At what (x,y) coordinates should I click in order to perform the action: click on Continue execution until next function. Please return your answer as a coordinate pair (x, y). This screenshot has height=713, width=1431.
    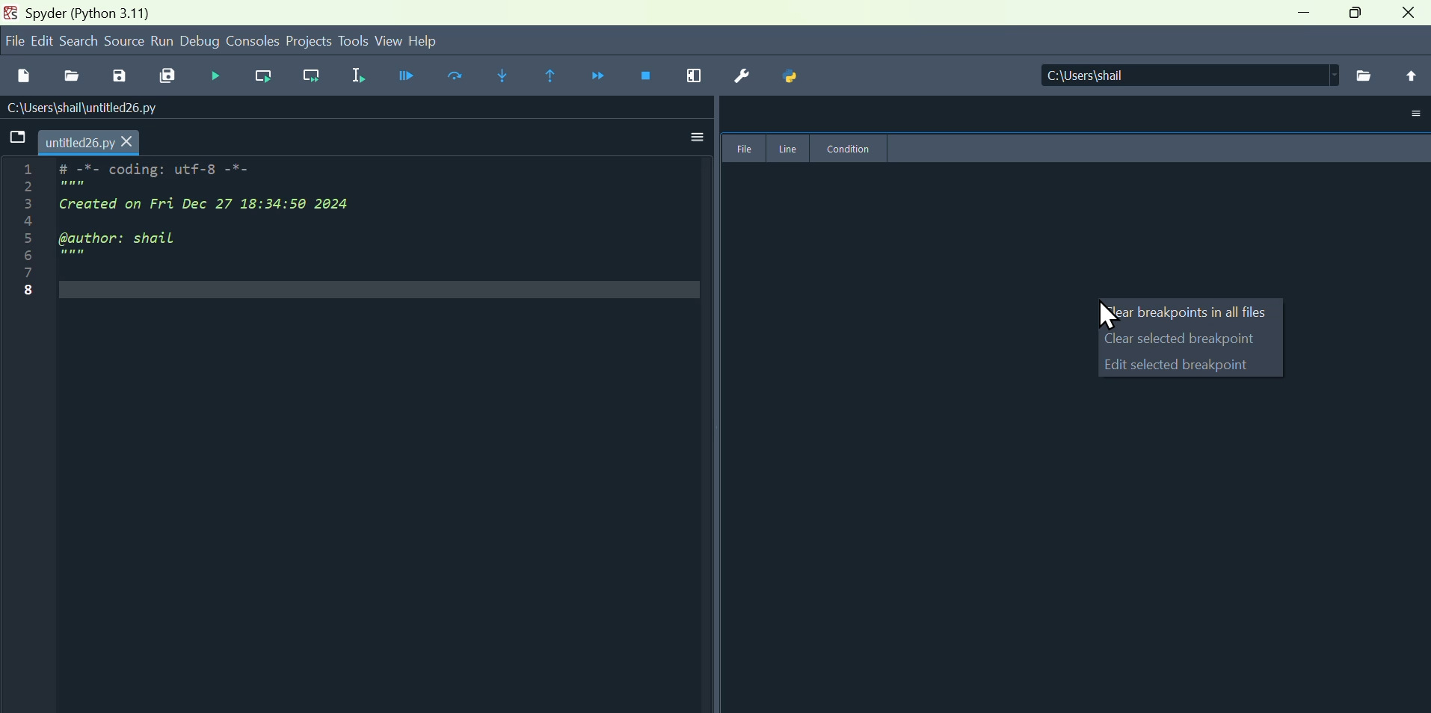
    Looking at the image, I should click on (603, 75).